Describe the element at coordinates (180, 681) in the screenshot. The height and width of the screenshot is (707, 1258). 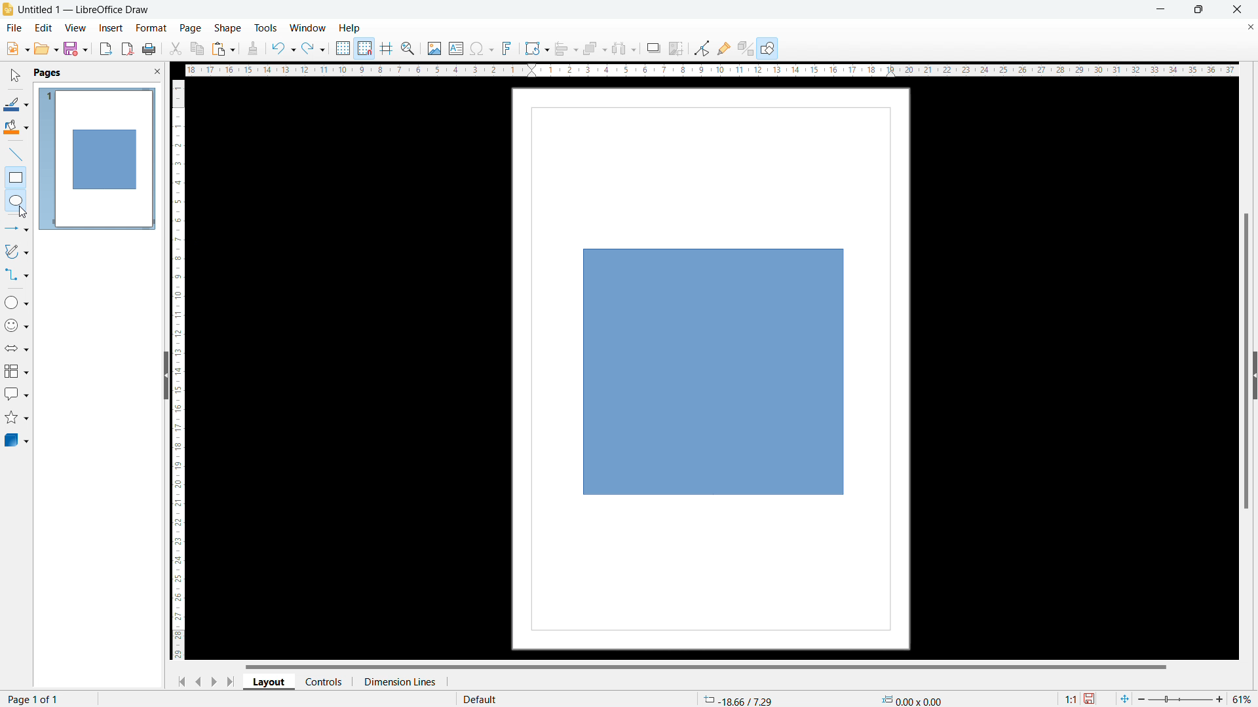
I see `go to first page` at that location.